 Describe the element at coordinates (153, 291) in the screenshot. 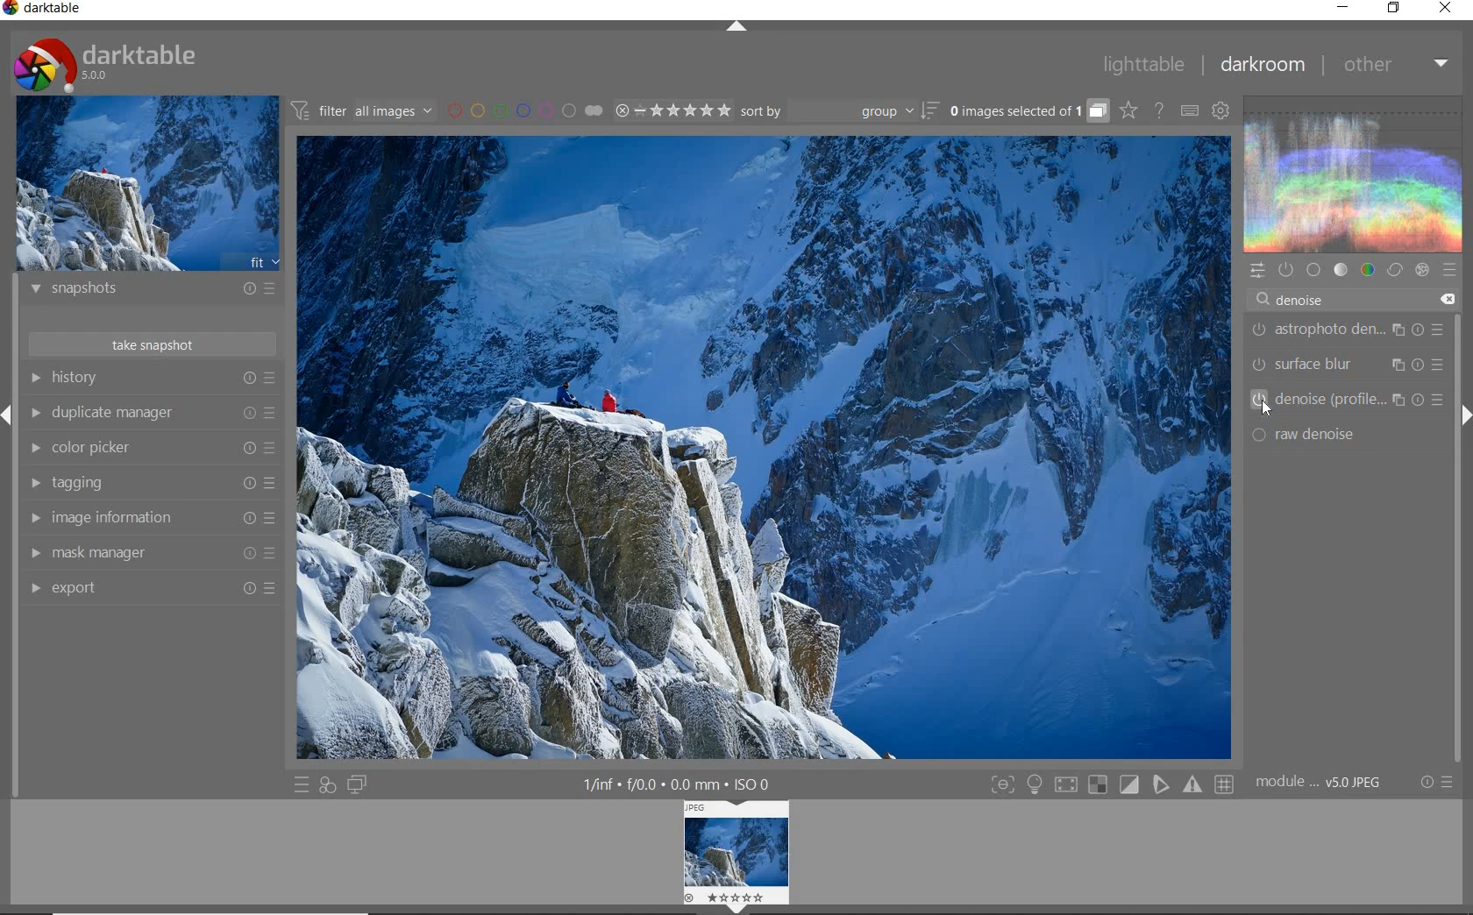

I see `snapshots` at that location.